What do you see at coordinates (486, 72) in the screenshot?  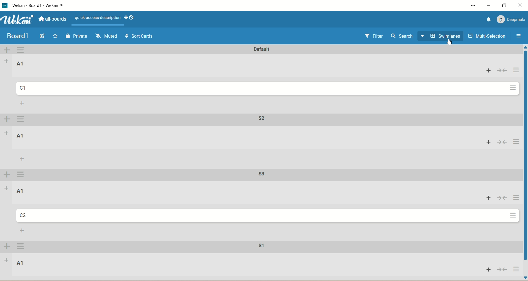 I see `add` at bounding box center [486, 72].